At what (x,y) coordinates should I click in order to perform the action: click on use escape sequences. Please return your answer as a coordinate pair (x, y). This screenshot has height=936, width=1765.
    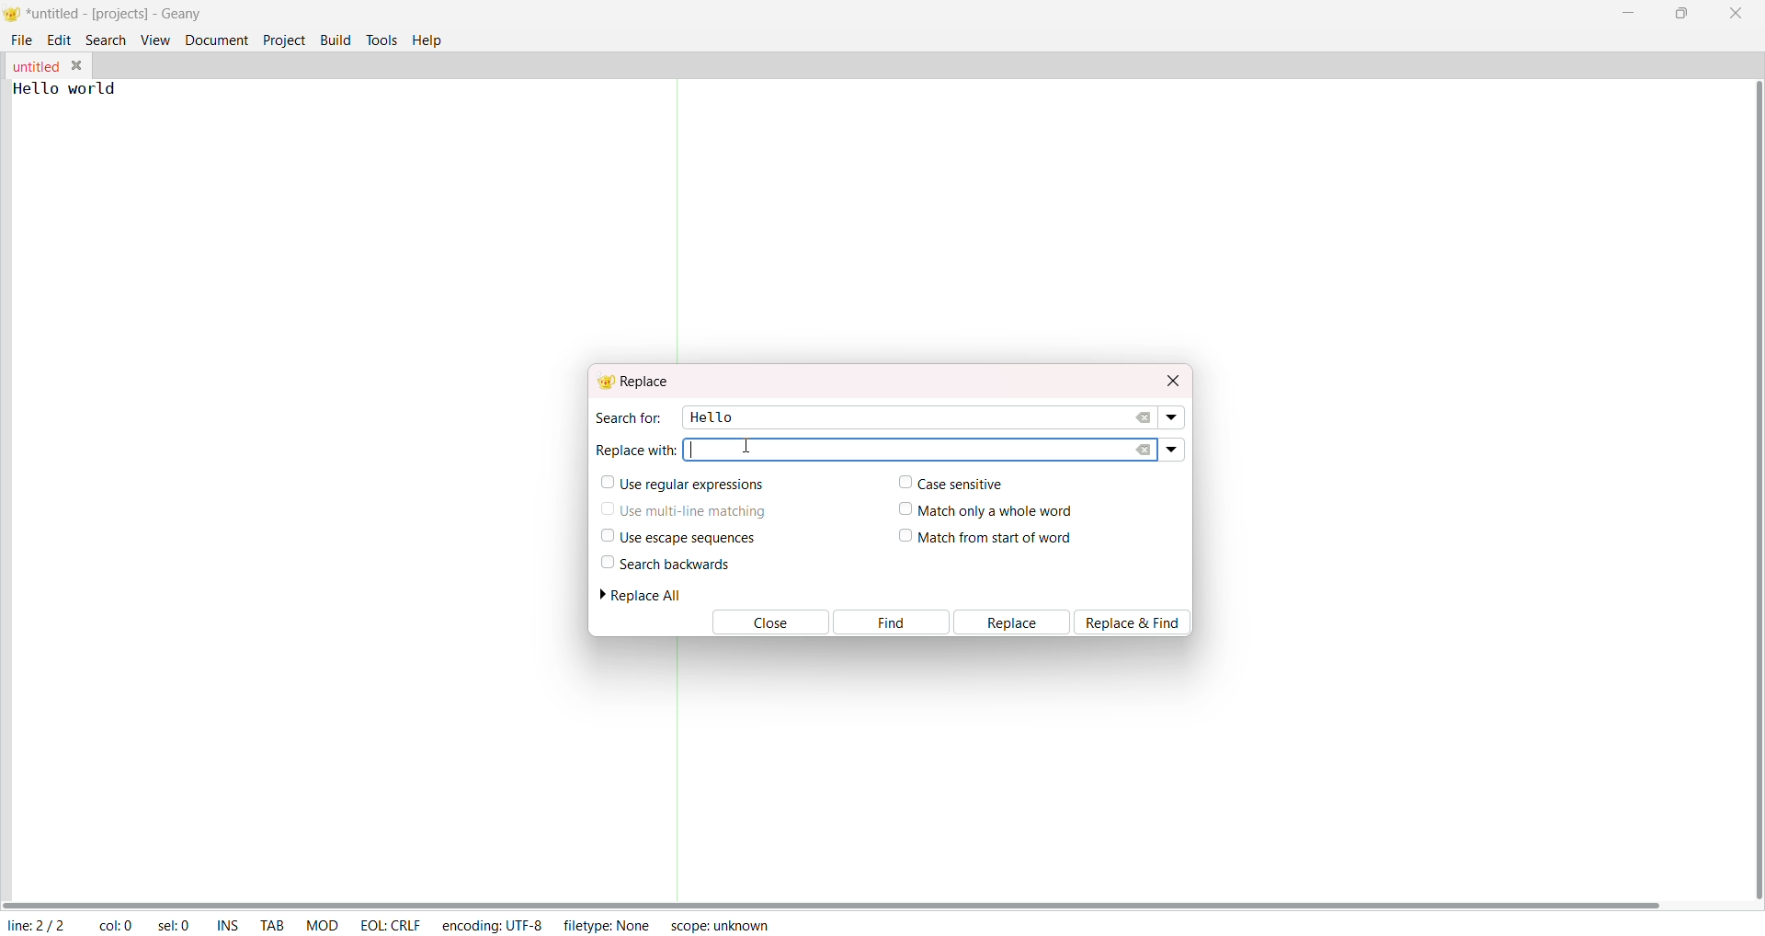
    Looking at the image, I should click on (675, 537).